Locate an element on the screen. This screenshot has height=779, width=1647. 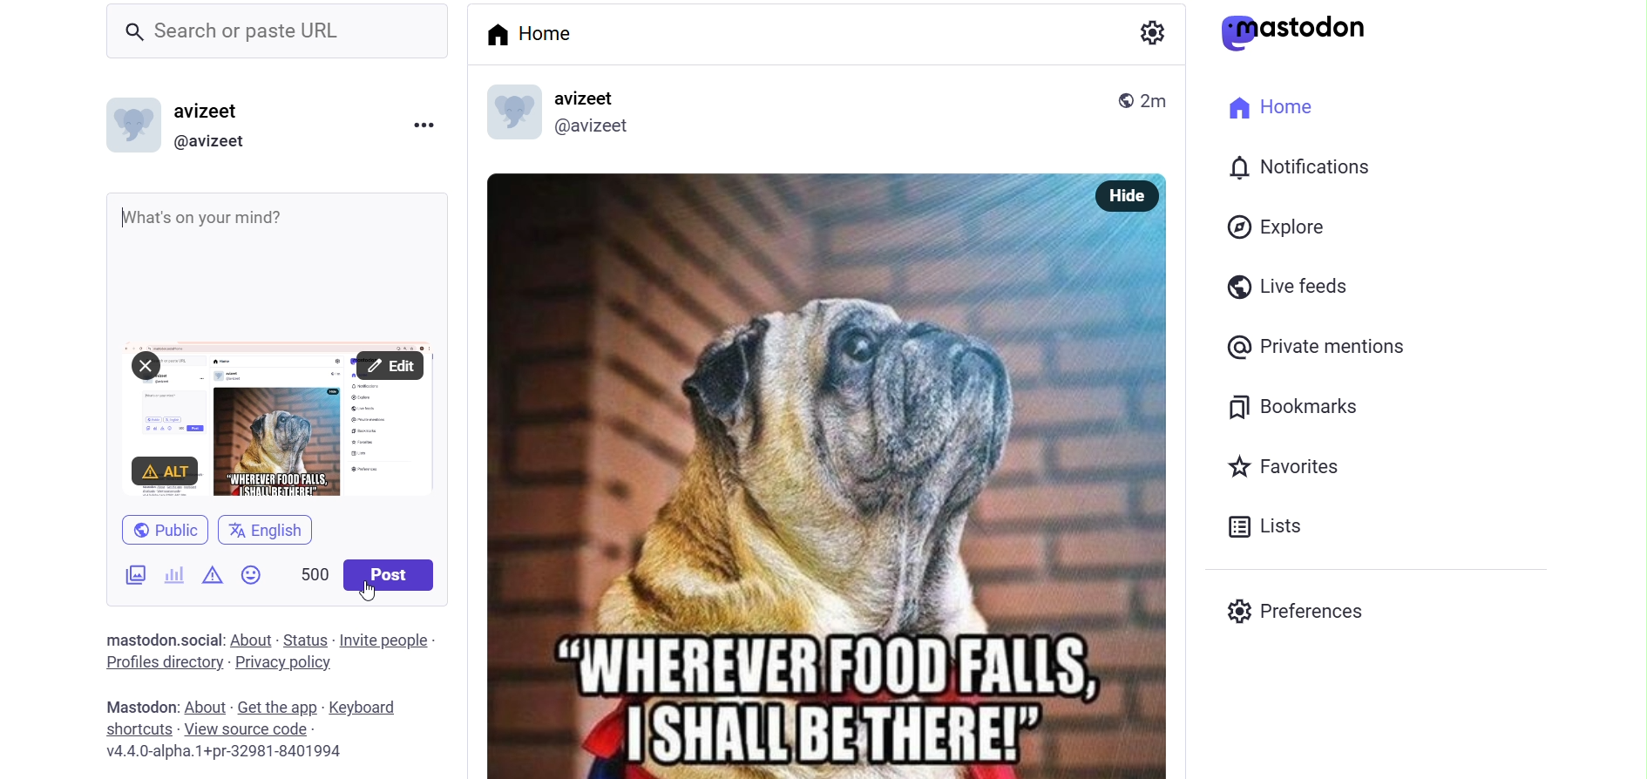
shortcut is located at coordinates (137, 728).